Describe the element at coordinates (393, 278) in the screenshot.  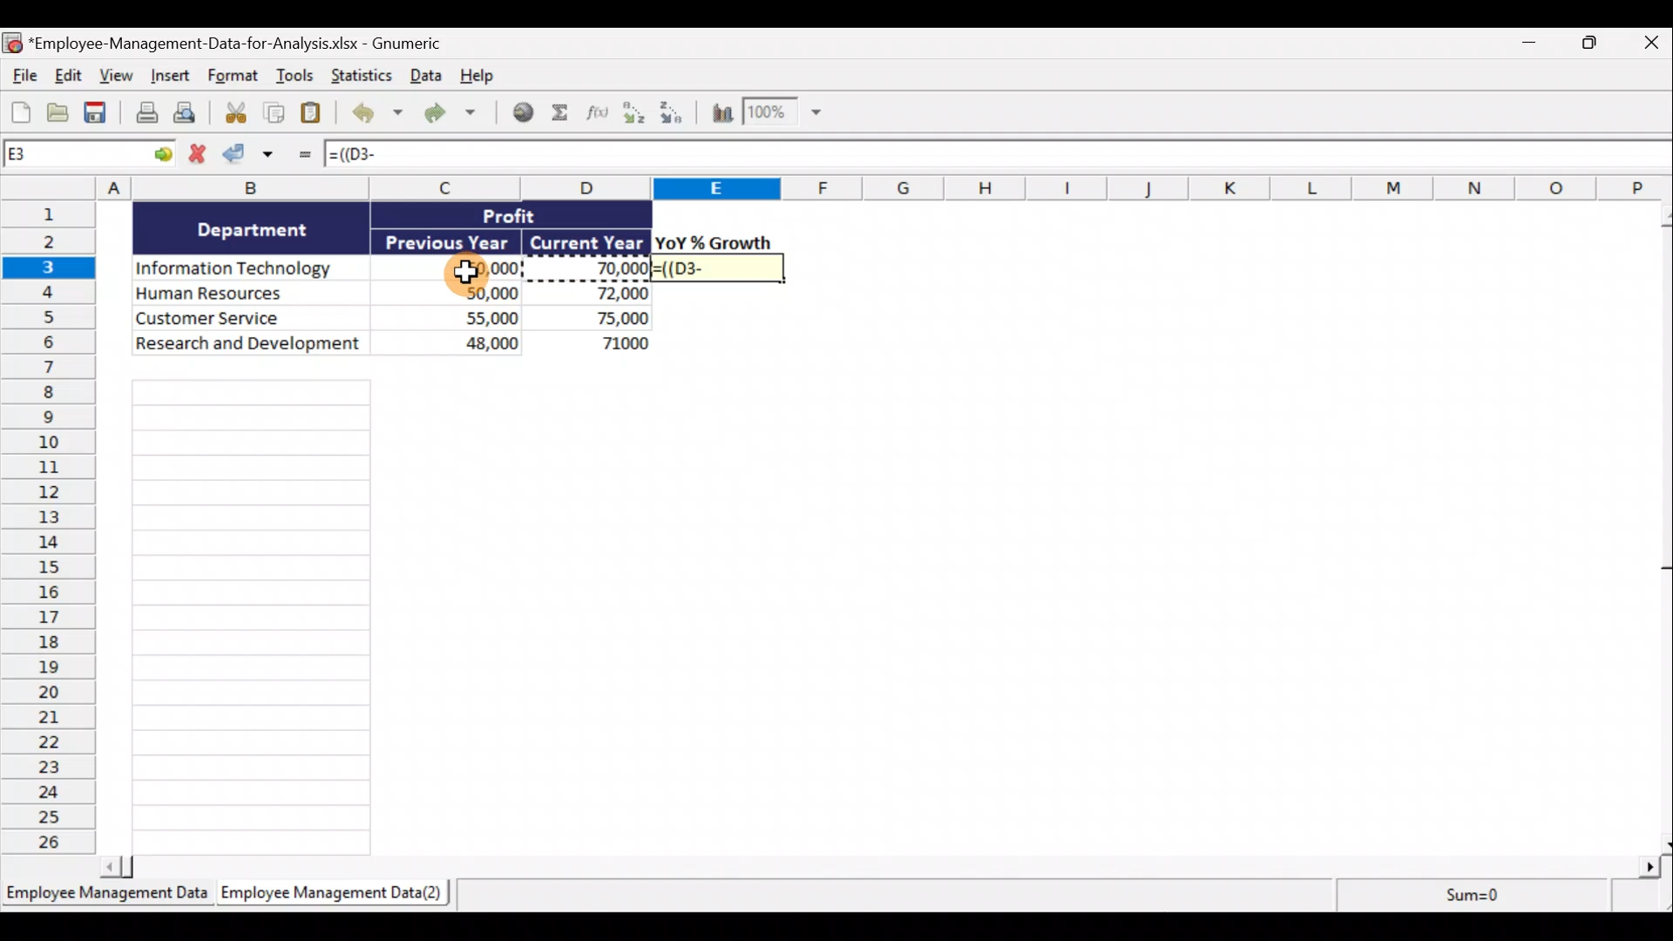
I see `Data` at that location.